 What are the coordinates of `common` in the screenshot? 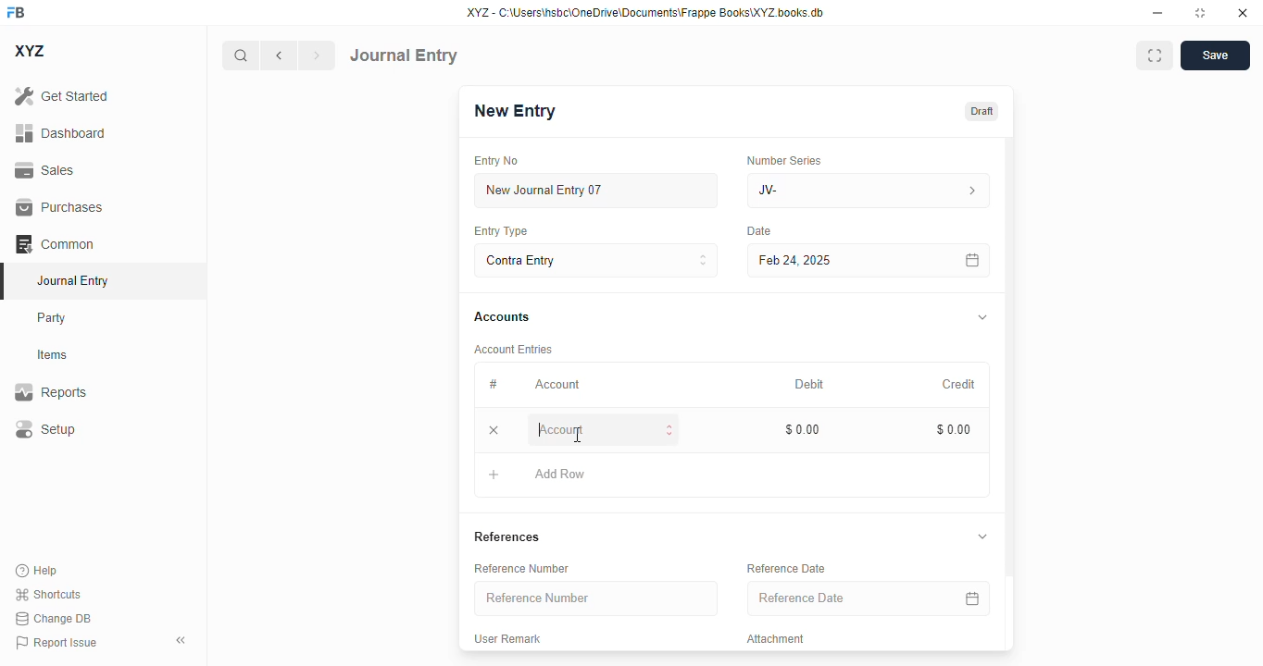 It's located at (55, 243).